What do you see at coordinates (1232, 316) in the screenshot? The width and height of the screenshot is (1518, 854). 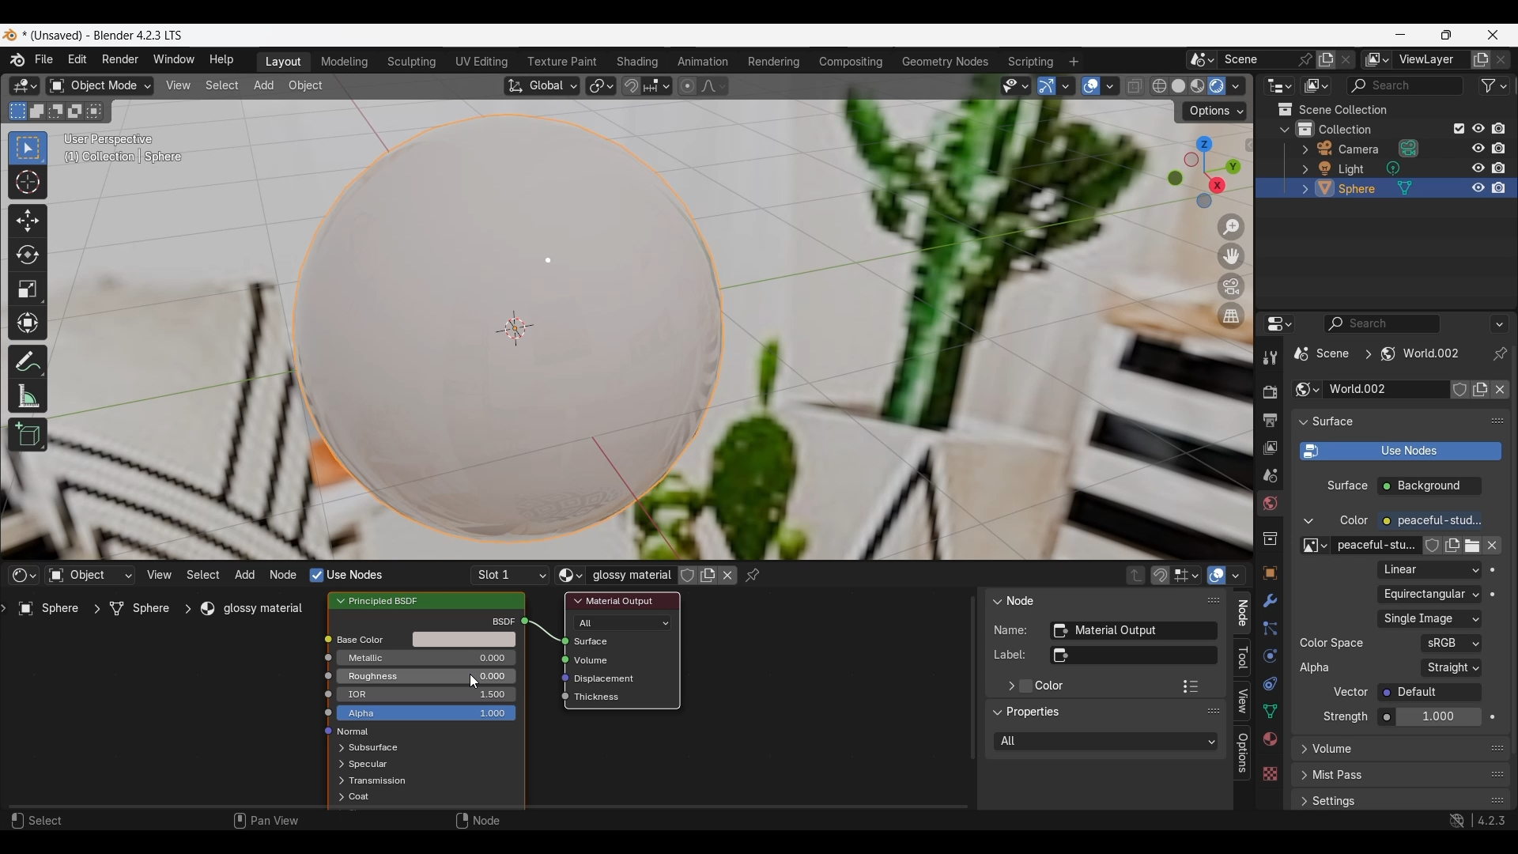 I see `Switch the current view from perspective/orthographic projection` at bounding box center [1232, 316].